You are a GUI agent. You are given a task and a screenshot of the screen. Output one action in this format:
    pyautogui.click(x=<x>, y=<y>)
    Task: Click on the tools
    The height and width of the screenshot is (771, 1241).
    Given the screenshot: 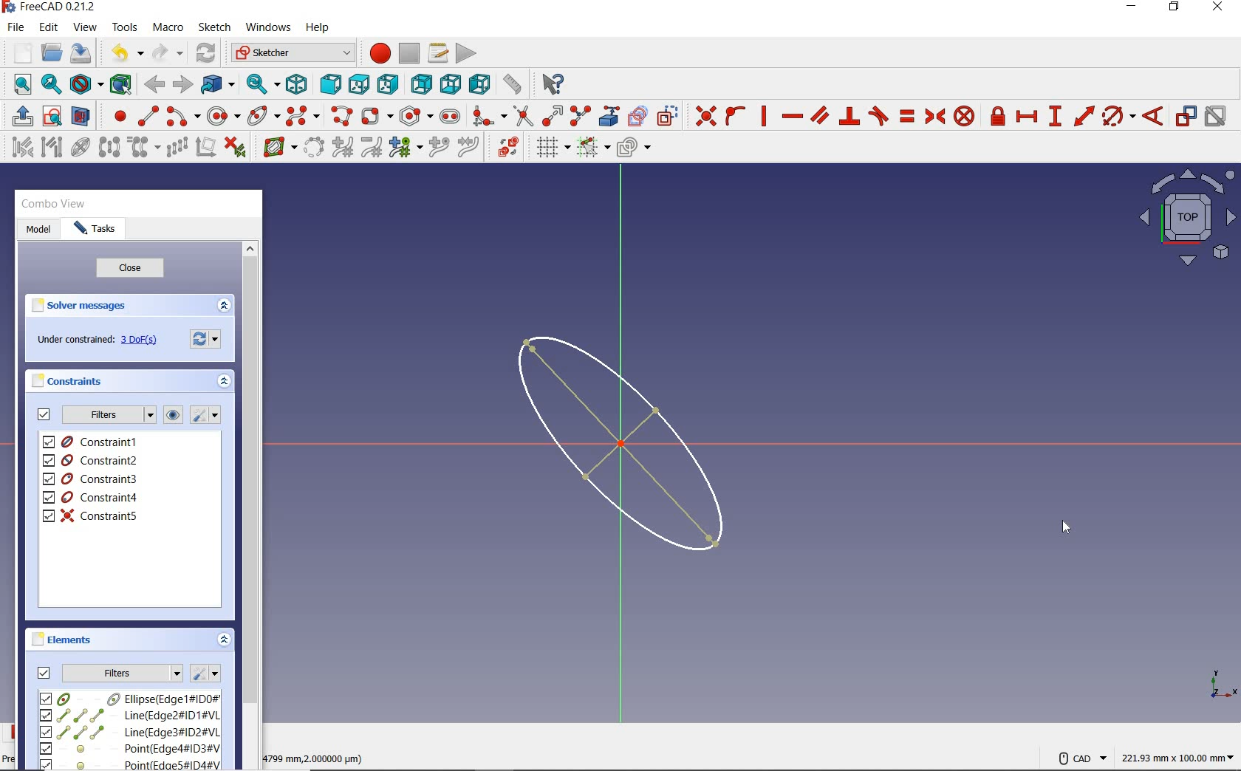 What is the action you would take?
    pyautogui.click(x=126, y=27)
    